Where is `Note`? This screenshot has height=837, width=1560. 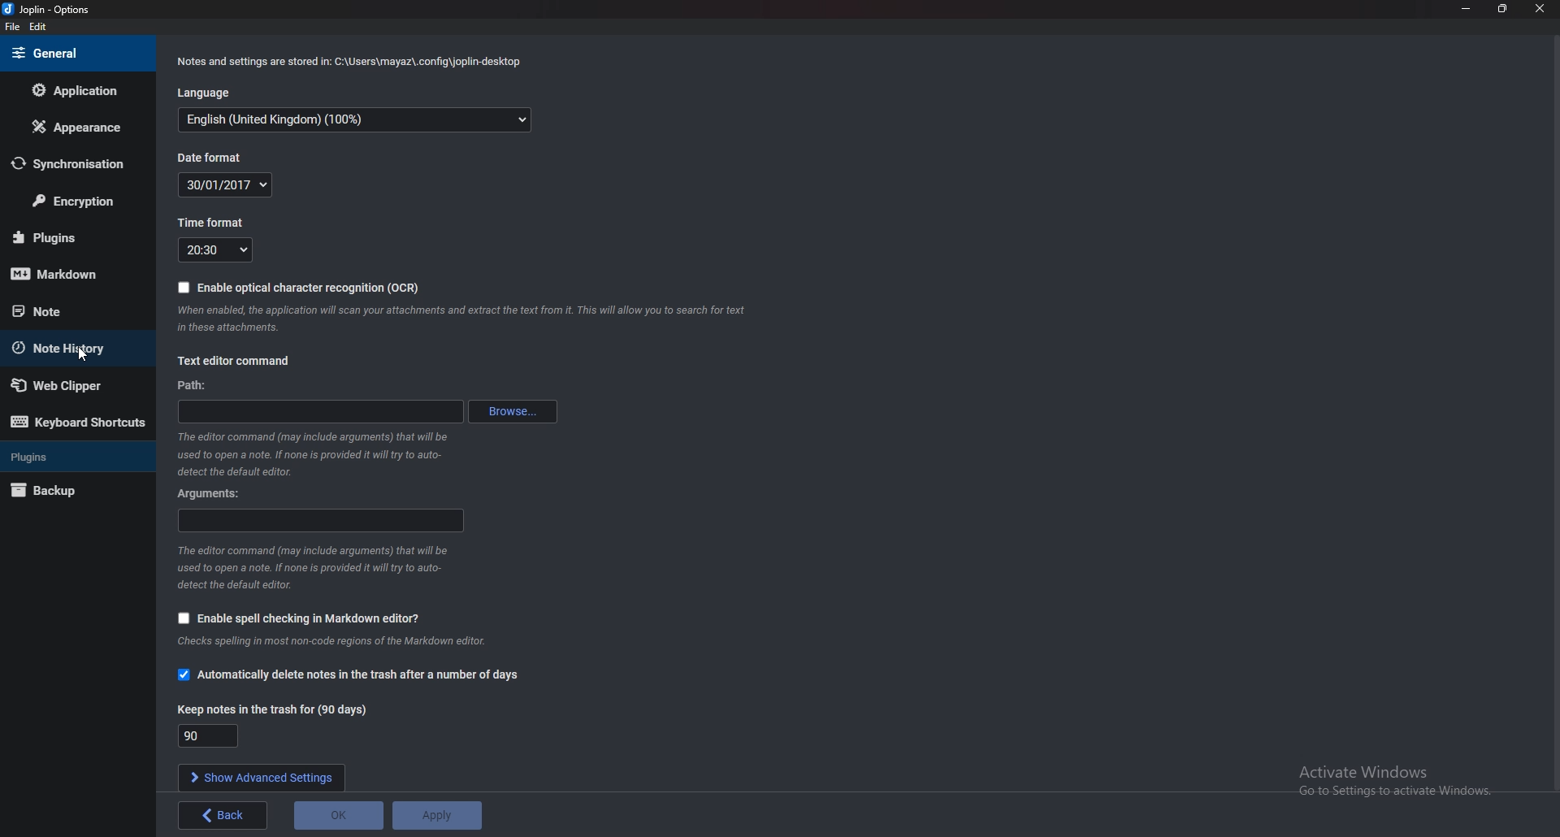 Note is located at coordinates (65, 310).